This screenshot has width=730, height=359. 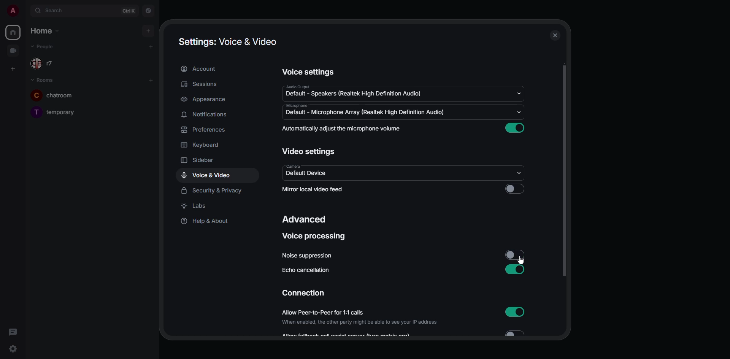 I want to click on enabled, so click(x=515, y=312).